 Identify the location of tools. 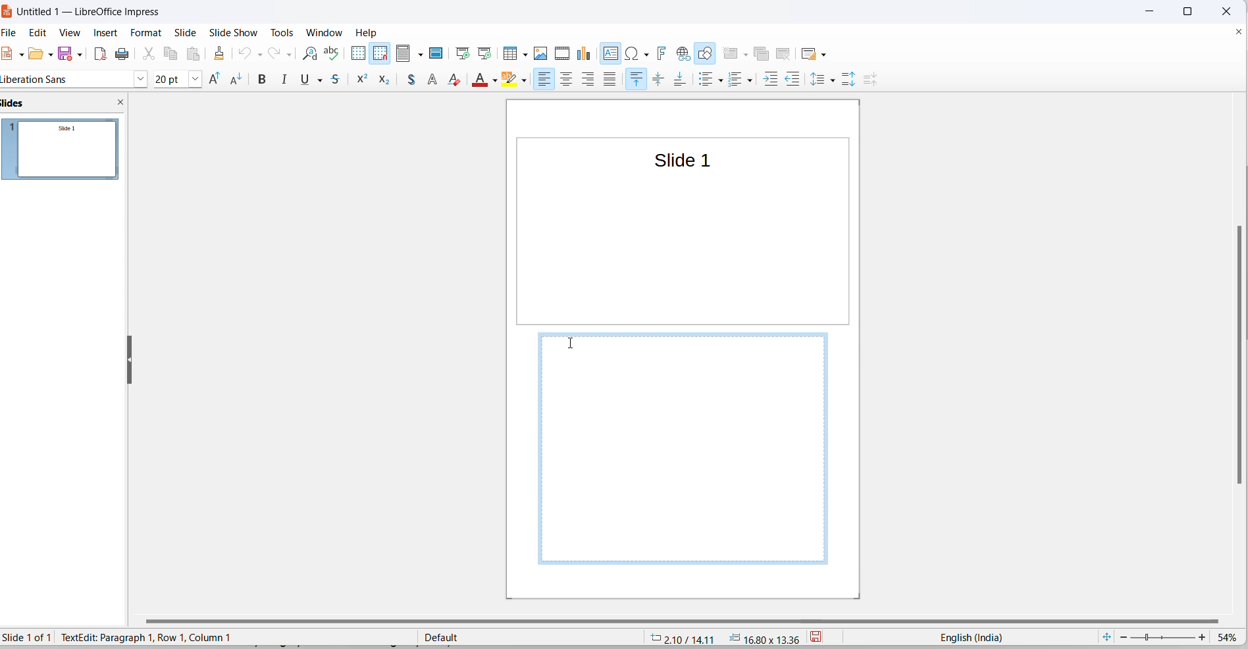
(284, 32).